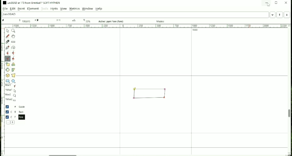 The image size is (292, 156). Describe the element at coordinates (75, 9) in the screenshot. I see `Metrics` at that location.